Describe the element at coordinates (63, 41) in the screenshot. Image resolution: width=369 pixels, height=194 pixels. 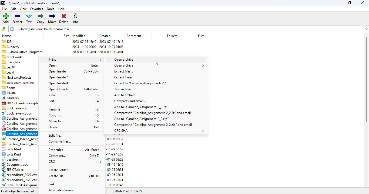
I see `123 2023-07-26 16:40 2023-07-19 17:15` at that location.